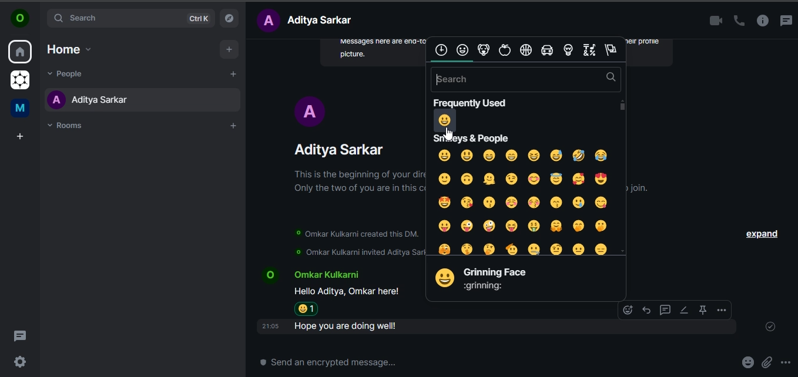 The height and width of the screenshot is (377, 798). What do you see at coordinates (341, 150) in the screenshot?
I see `Aditya Sarkar` at bounding box center [341, 150].